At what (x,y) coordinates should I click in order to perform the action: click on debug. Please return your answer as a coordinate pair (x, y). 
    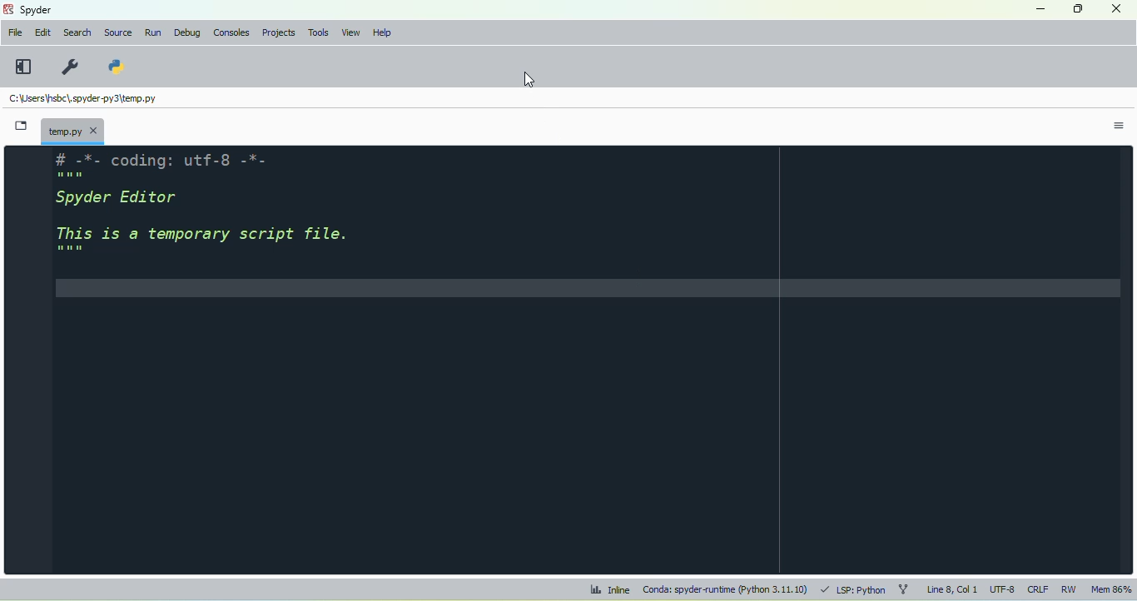
    Looking at the image, I should click on (188, 32).